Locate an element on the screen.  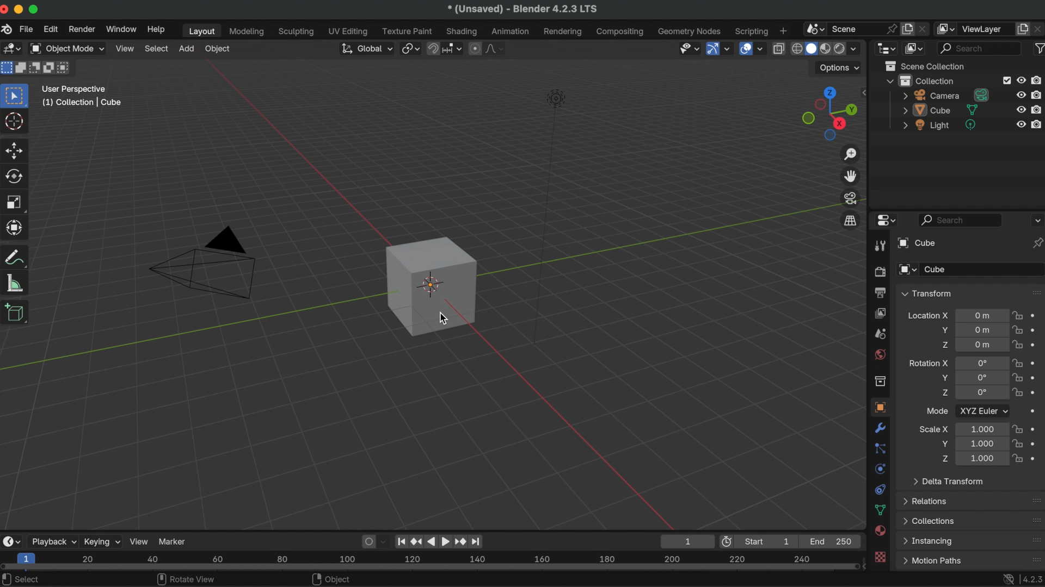
show gizmo is located at coordinates (712, 49).